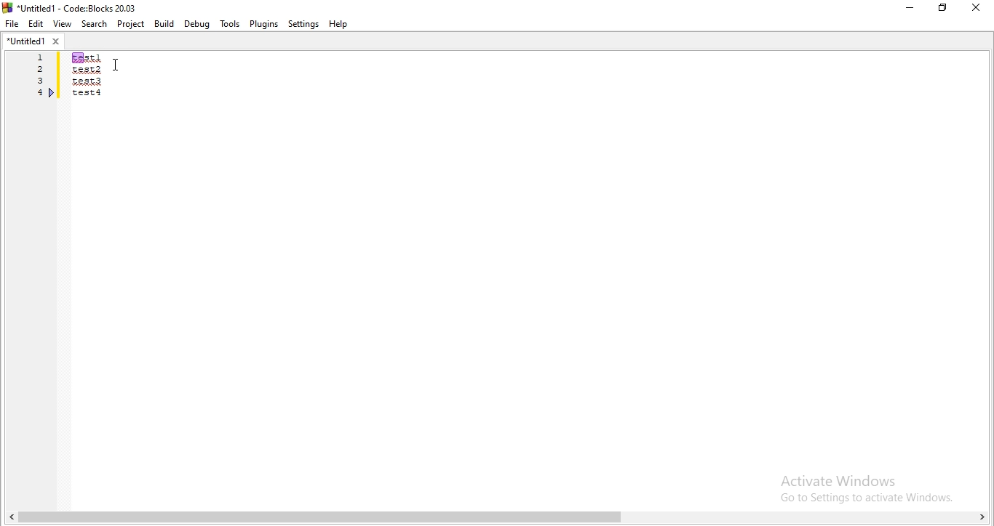 The height and width of the screenshot is (526, 994). I want to click on View , so click(62, 24).